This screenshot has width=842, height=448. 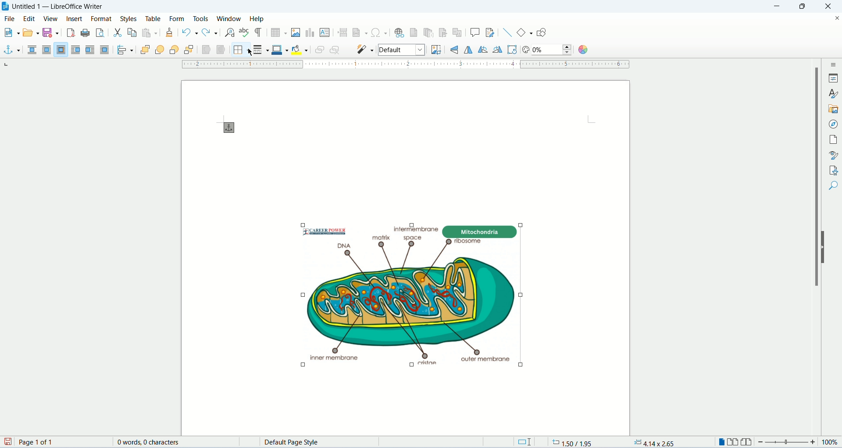 What do you see at coordinates (153, 19) in the screenshot?
I see `table` at bounding box center [153, 19].